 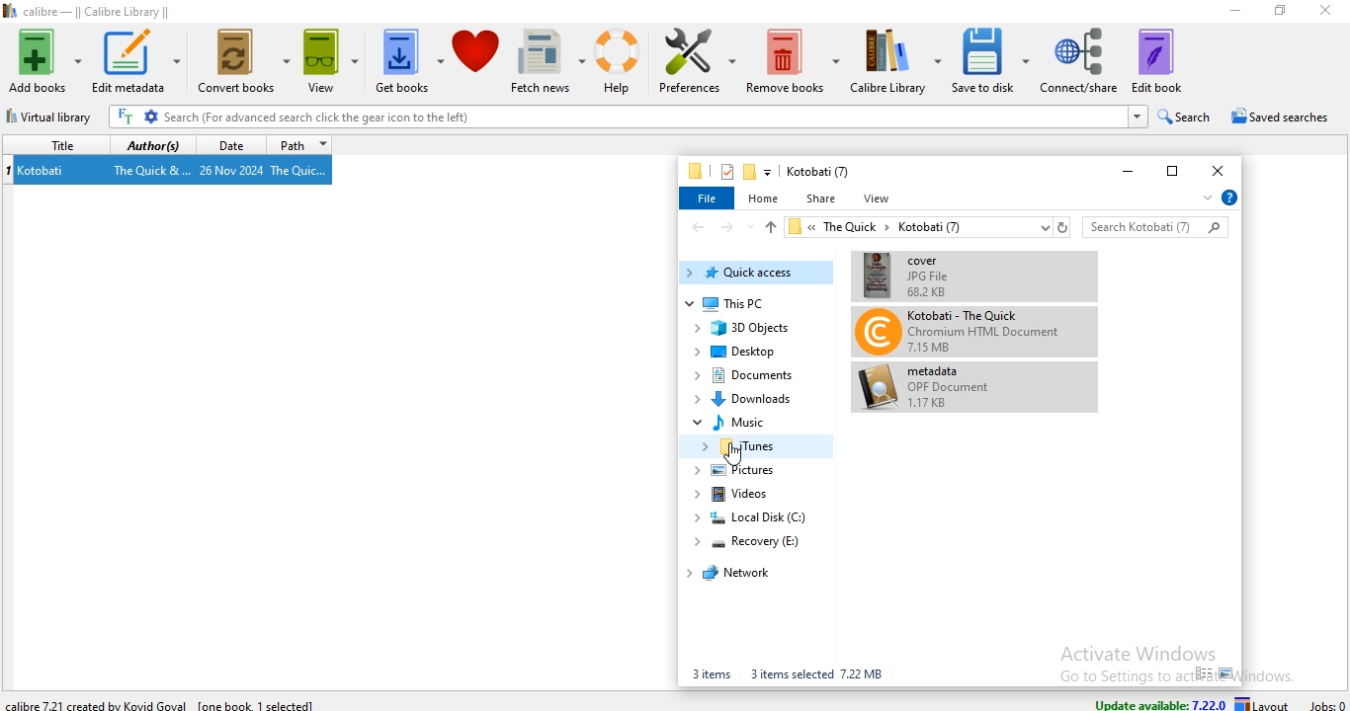 What do you see at coordinates (303, 171) in the screenshot?
I see `The Quic...` at bounding box center [303, 171].